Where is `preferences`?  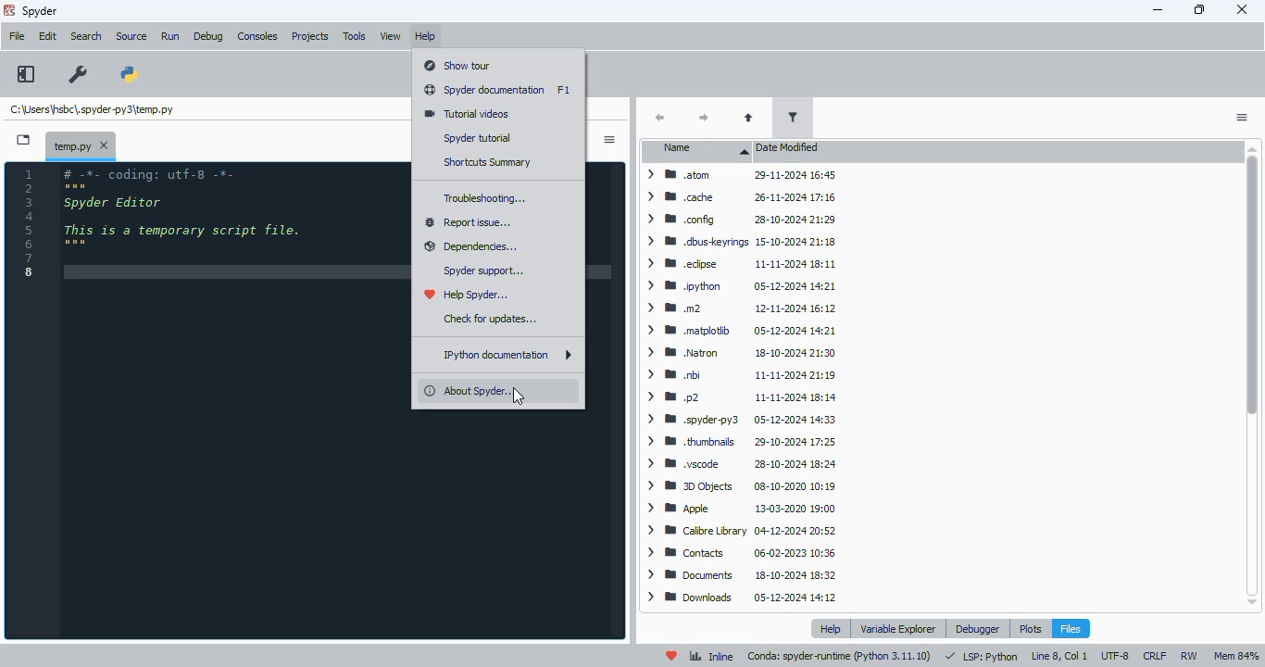
preferences is located at coordinates (80, 75).